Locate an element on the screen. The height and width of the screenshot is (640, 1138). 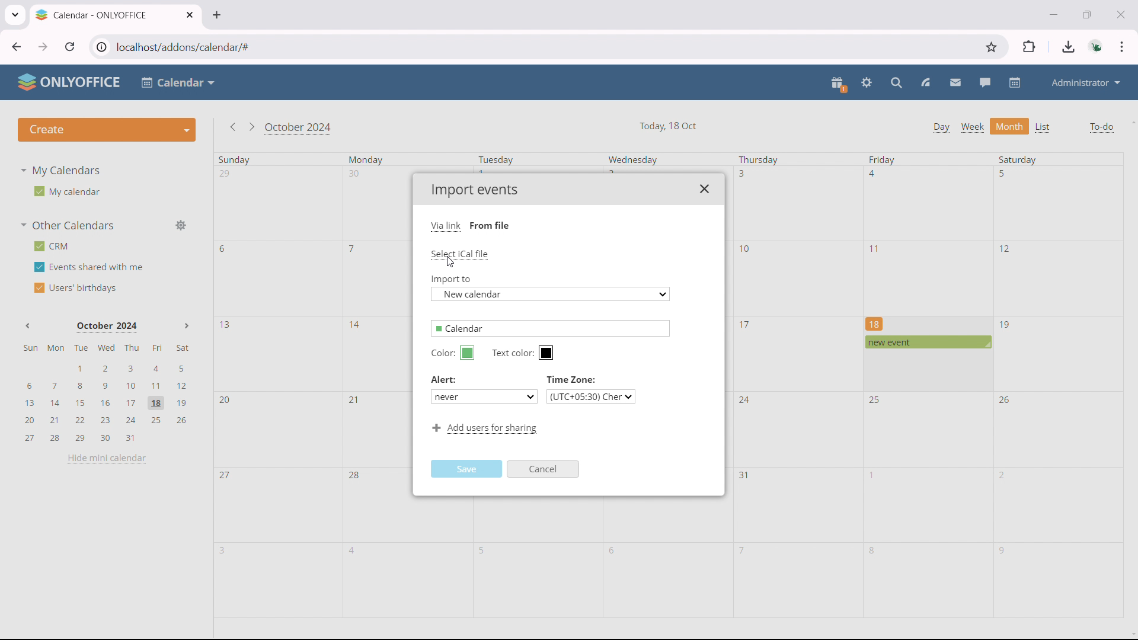
14 is located at coordinates (357, 325).